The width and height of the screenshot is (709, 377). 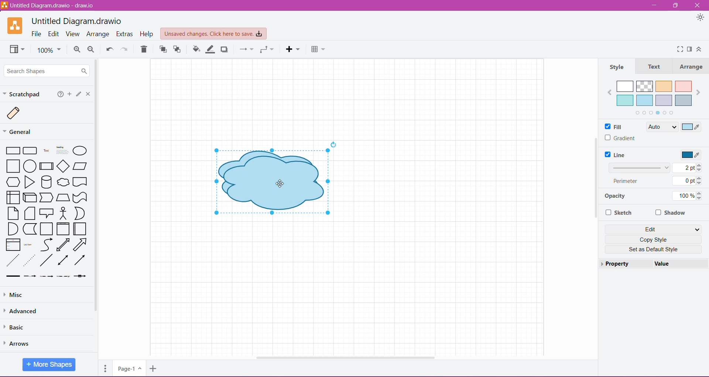 What do you see at coordinates (654, 249) in the screenshot?
I see `Set as Default Style` at bounding box center [654, 249].